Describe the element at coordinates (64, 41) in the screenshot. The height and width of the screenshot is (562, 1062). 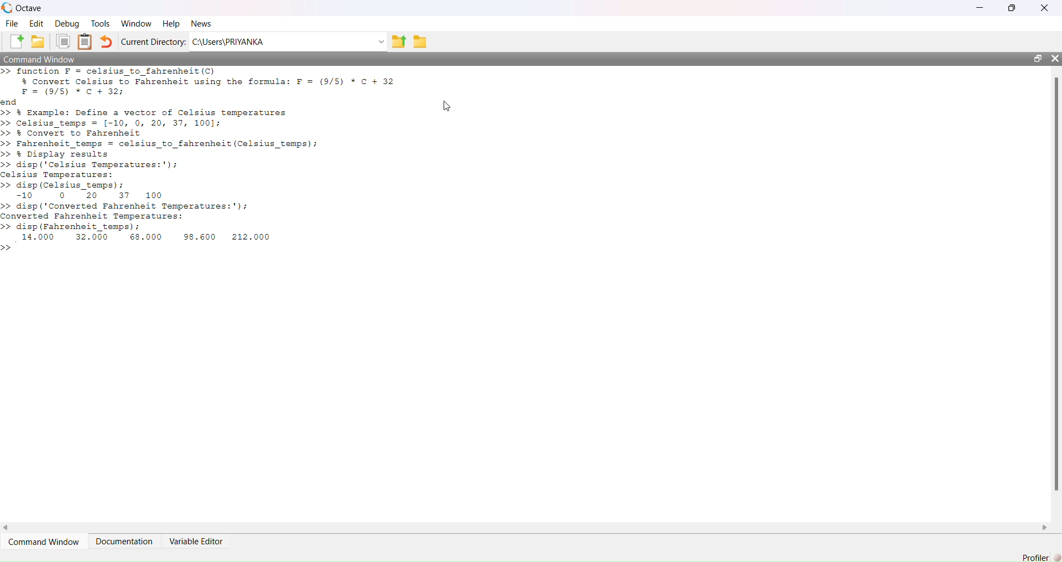
I see `Copy` at that location.